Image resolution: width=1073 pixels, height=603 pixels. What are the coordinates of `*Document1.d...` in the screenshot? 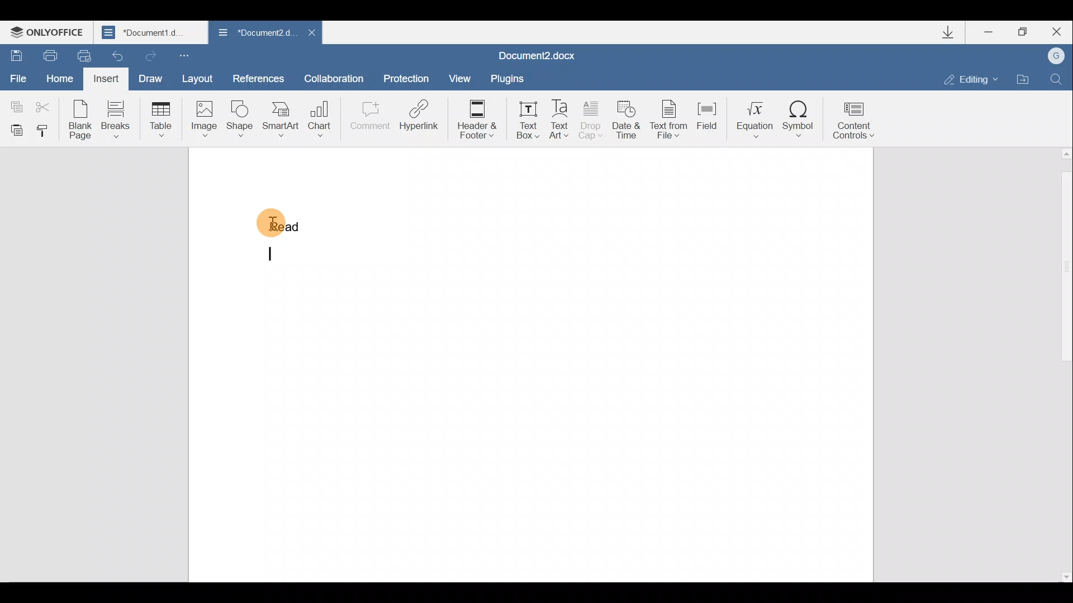 It's located at (152, 33).